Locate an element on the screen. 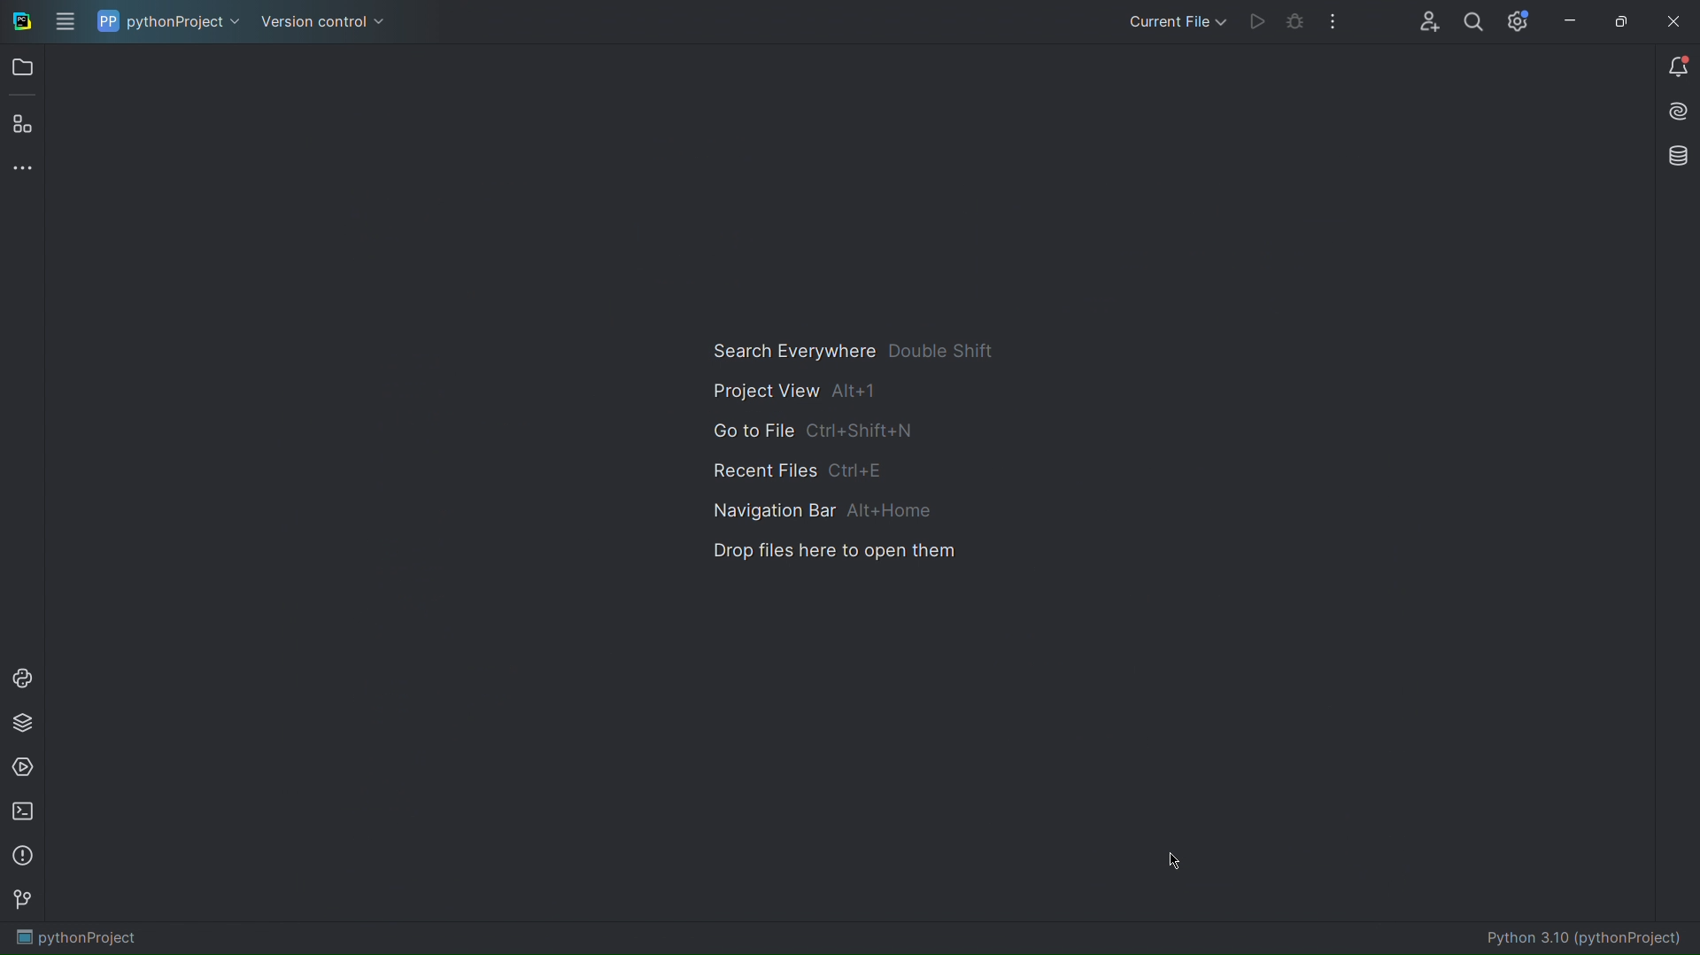 The height and width of the screenshot is (955, 1700). Maximize is located at coordinates (1619, 22).